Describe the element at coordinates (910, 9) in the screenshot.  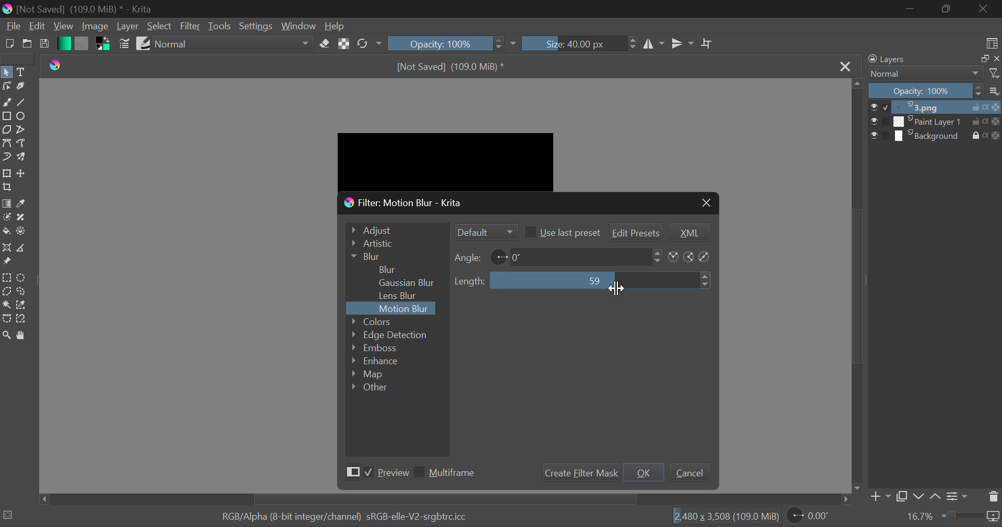
I see `Restore Down` at that location.